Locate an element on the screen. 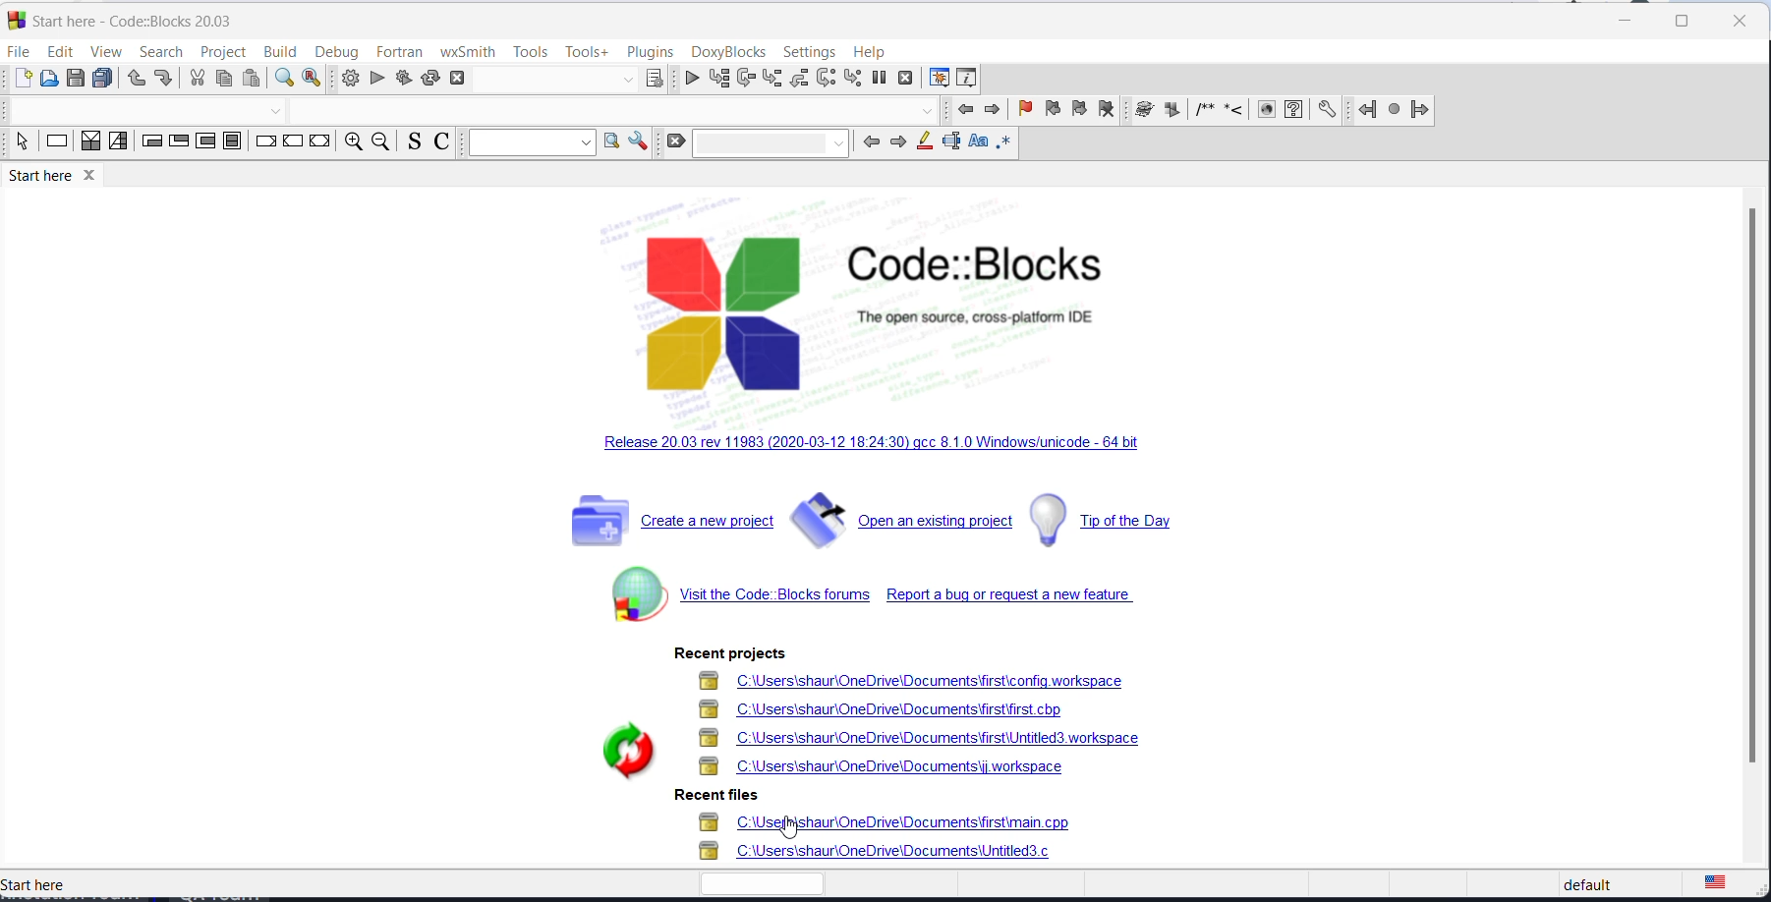 This screenshot has width=1771, height=902. counting loop is located at coordinates (205, 141).